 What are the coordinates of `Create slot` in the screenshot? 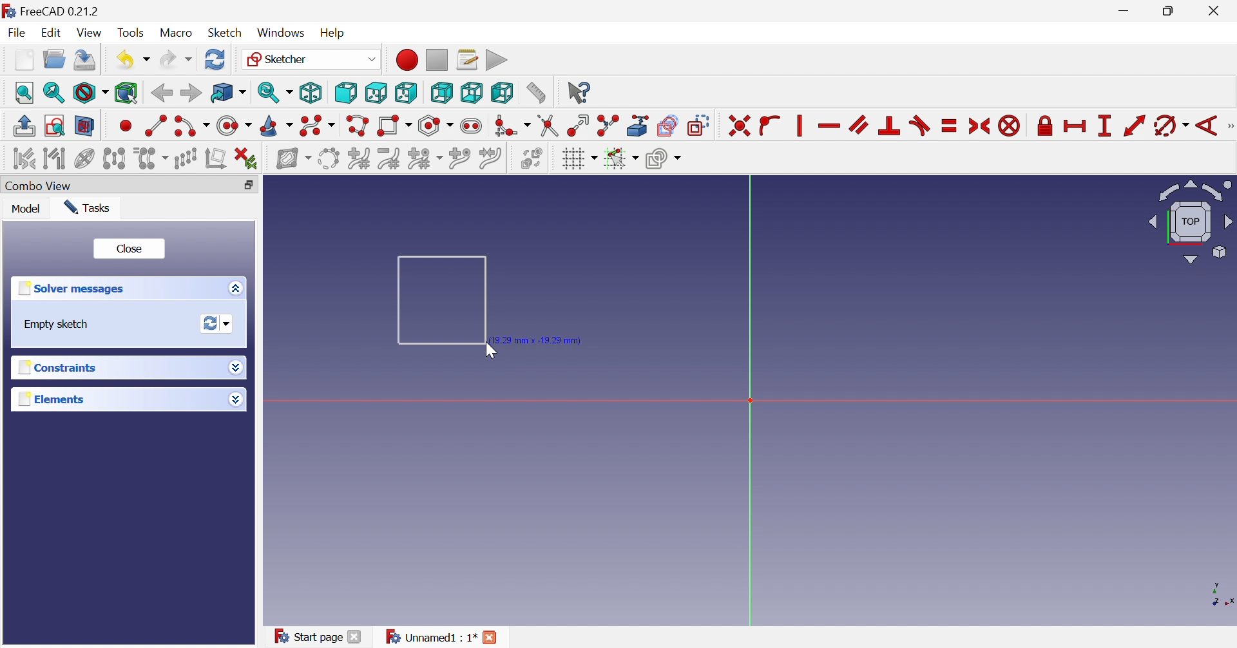 It's located at (473, 126).